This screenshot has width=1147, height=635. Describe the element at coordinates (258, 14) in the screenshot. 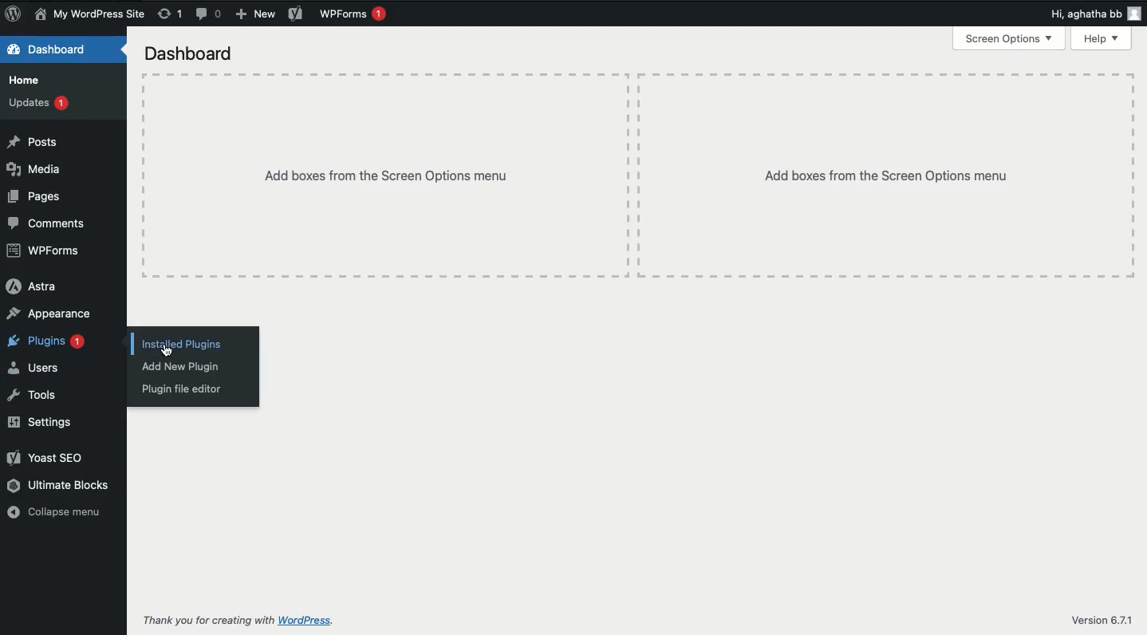

I see `New` at that location.